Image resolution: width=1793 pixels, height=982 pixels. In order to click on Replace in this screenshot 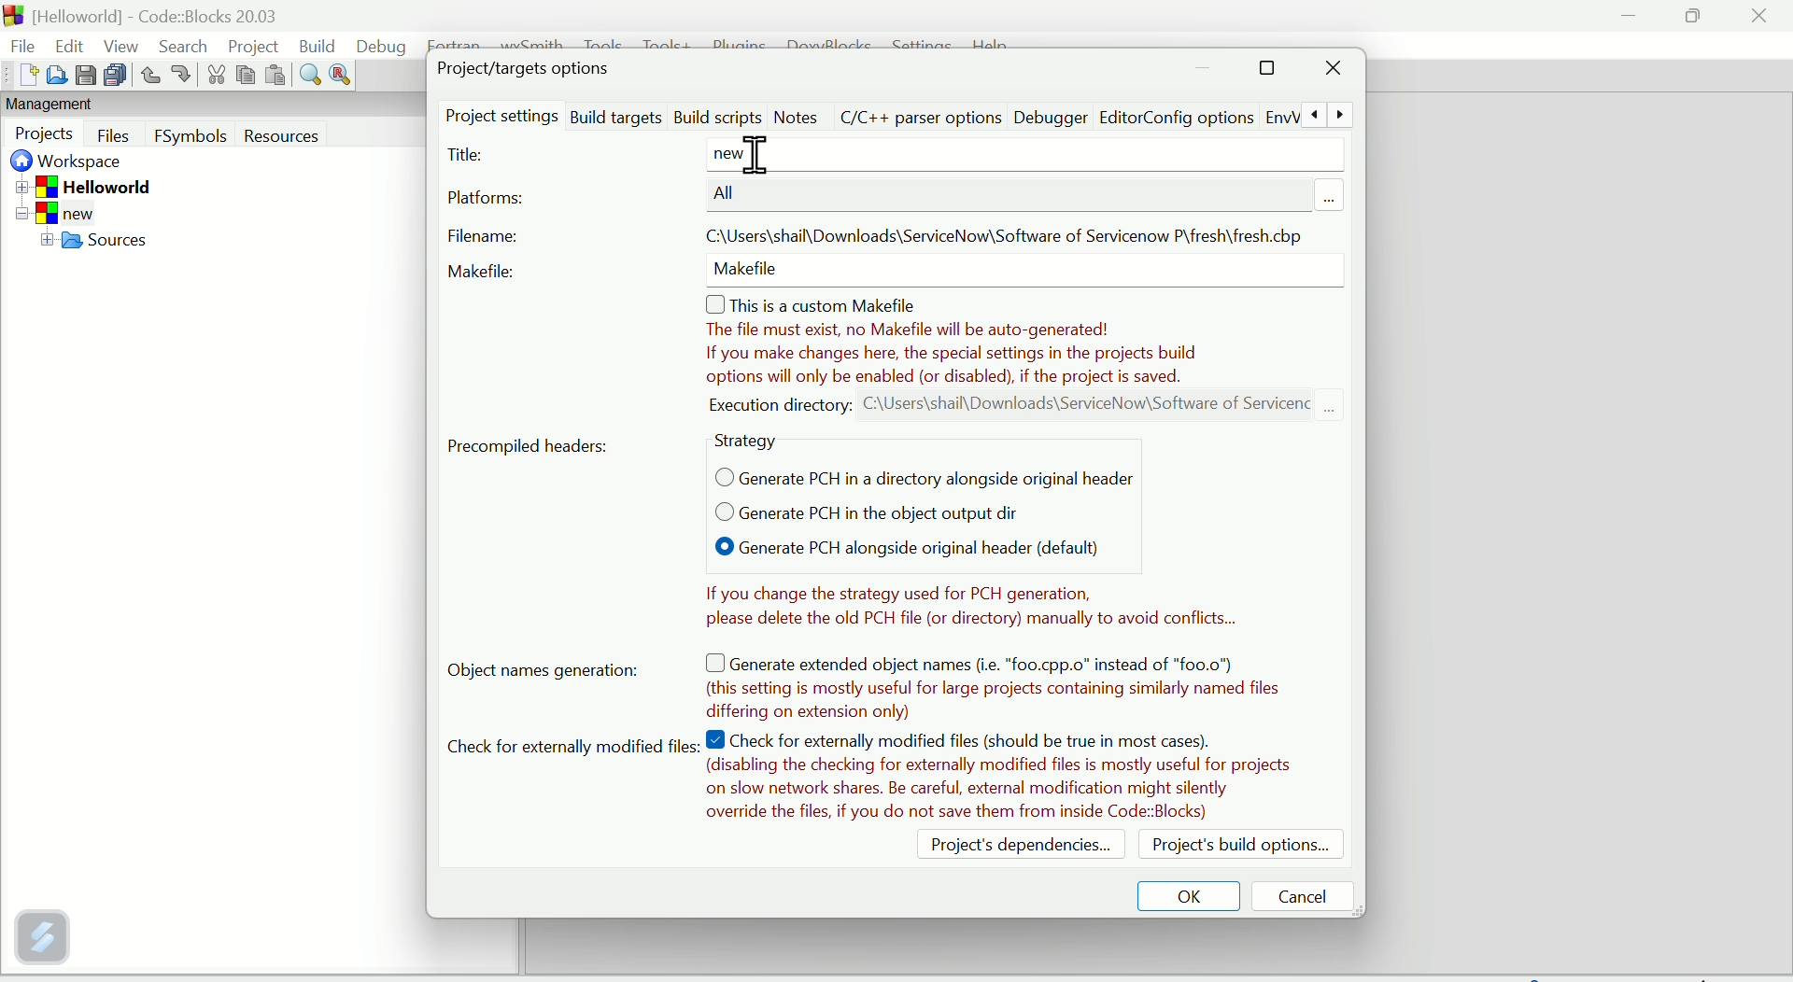, I will do `click(340, 75)`.